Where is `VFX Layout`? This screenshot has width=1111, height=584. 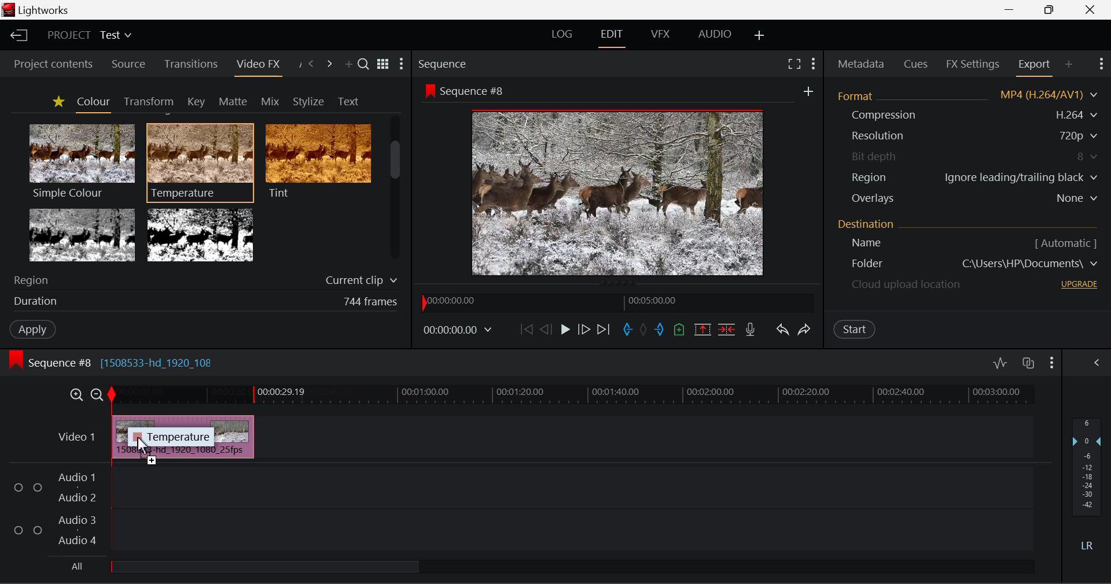 VFX Layout is located at coordinates (659, 35).